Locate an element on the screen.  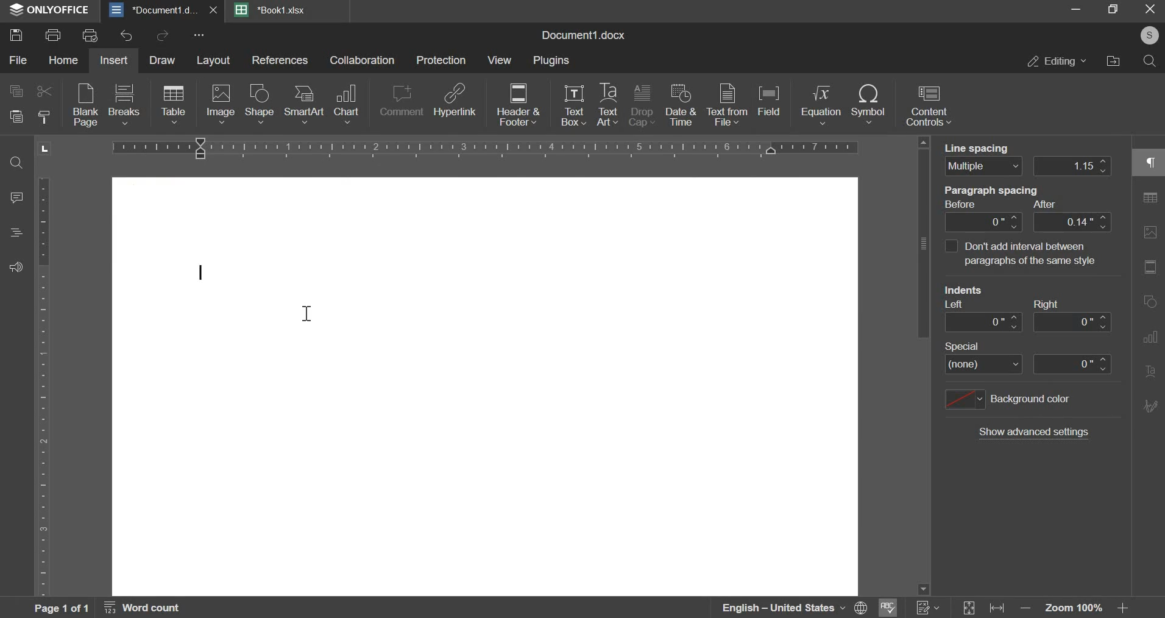
cut is located at coordinates (44, 90).